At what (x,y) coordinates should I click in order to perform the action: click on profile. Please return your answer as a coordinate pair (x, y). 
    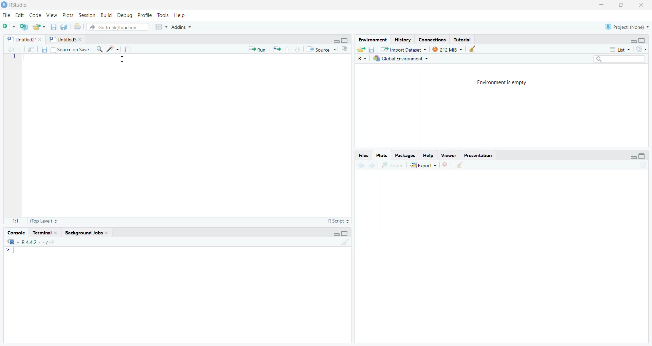
    Looking at the image, I should click on (144, 15).